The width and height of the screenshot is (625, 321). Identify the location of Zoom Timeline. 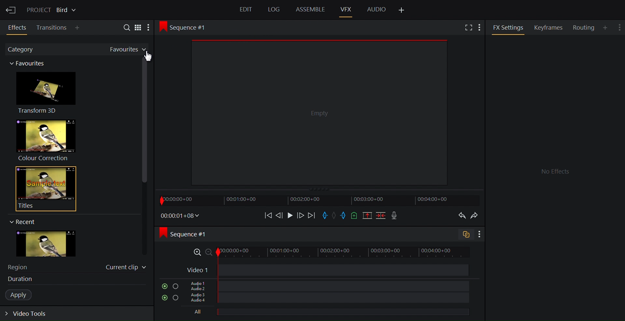
(328, 252).